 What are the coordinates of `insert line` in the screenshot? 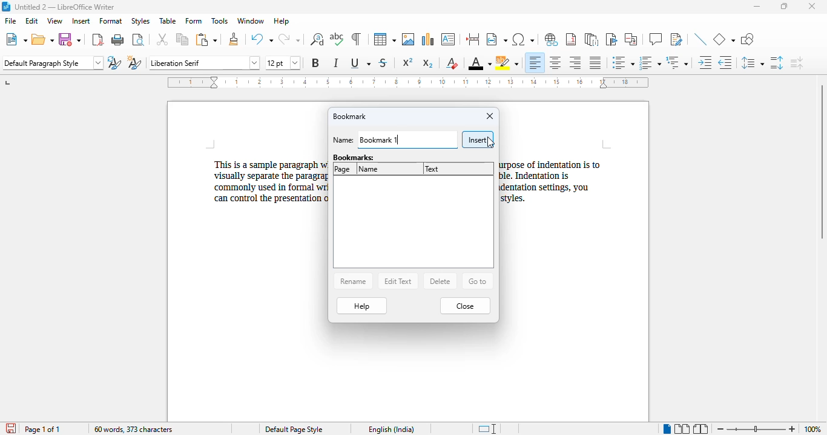 It's located at (700, 39).